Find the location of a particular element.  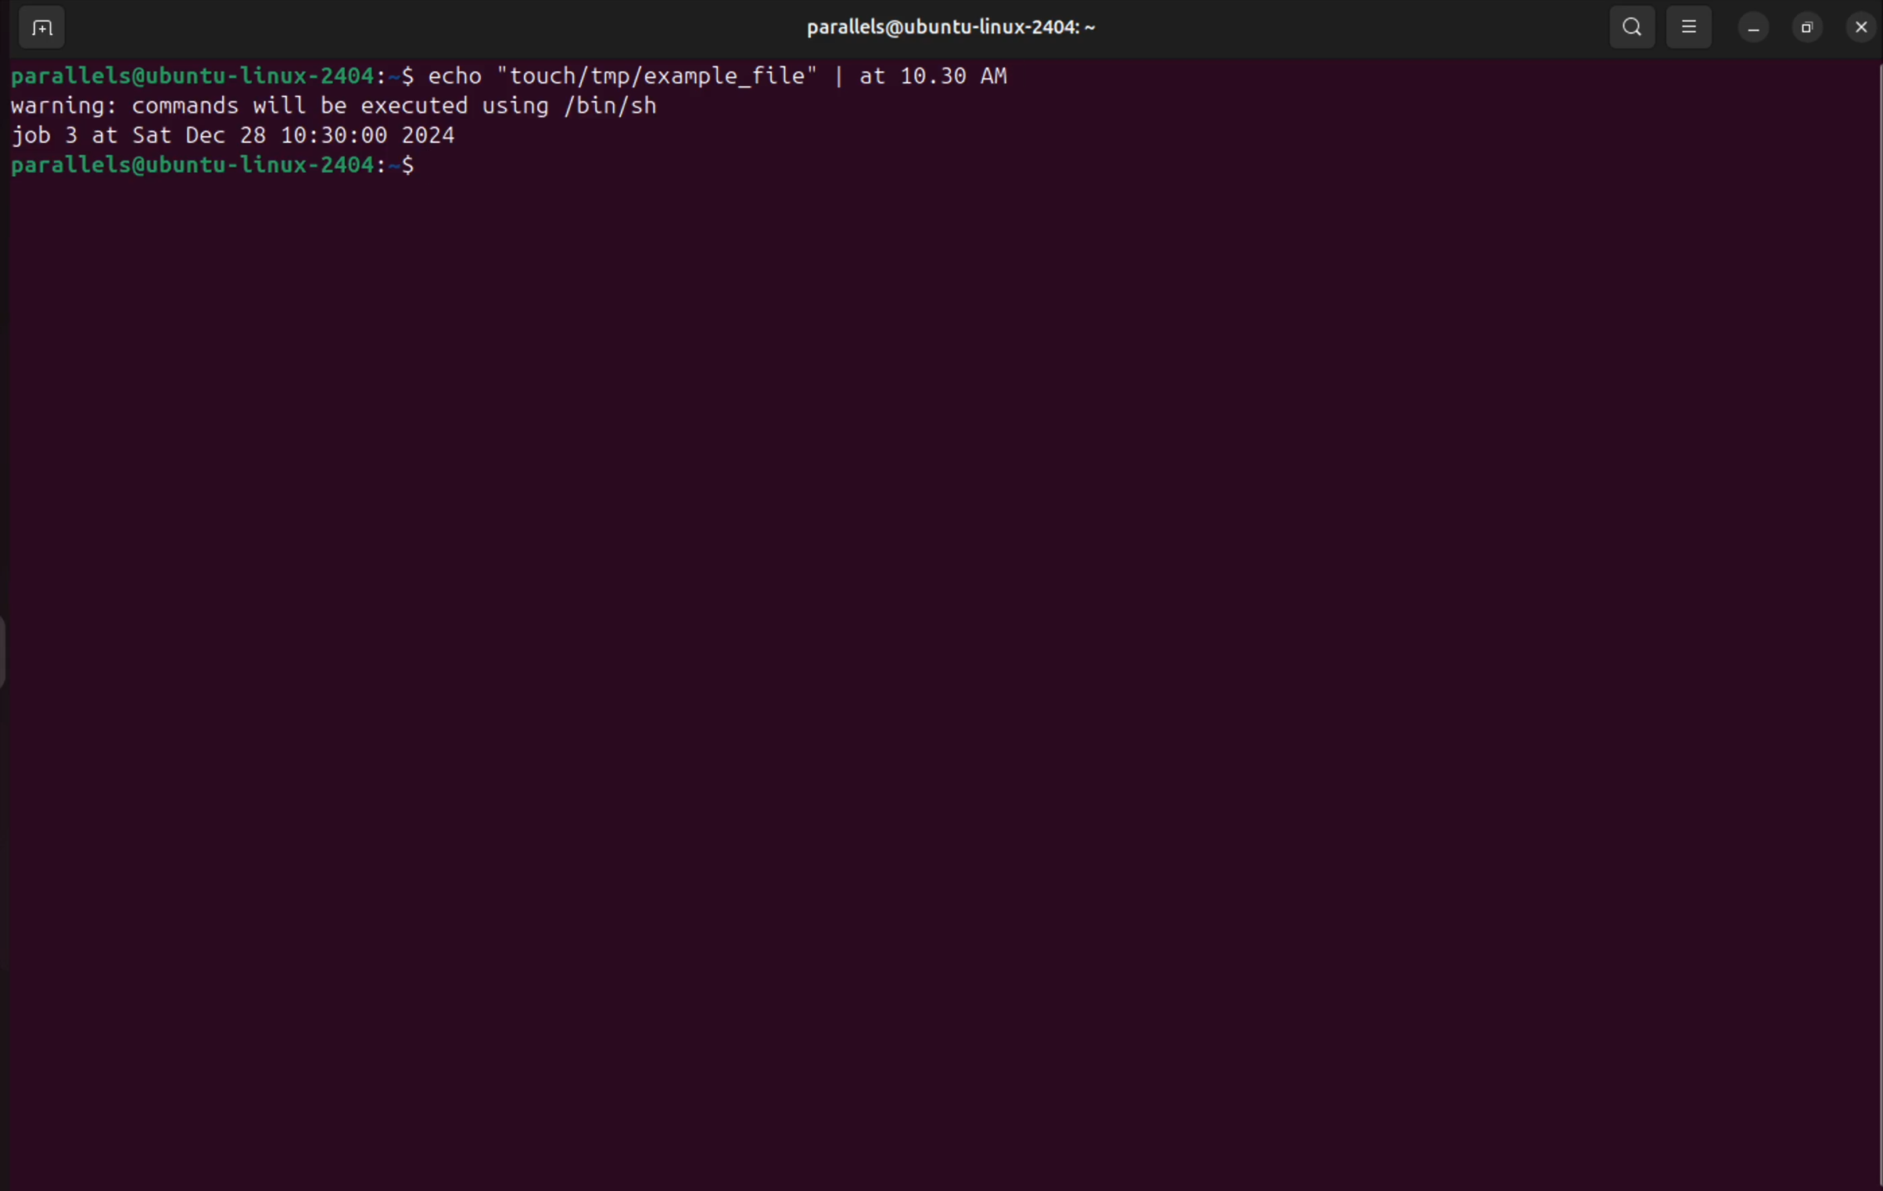

add terminal is located at coordinates (41, 27).